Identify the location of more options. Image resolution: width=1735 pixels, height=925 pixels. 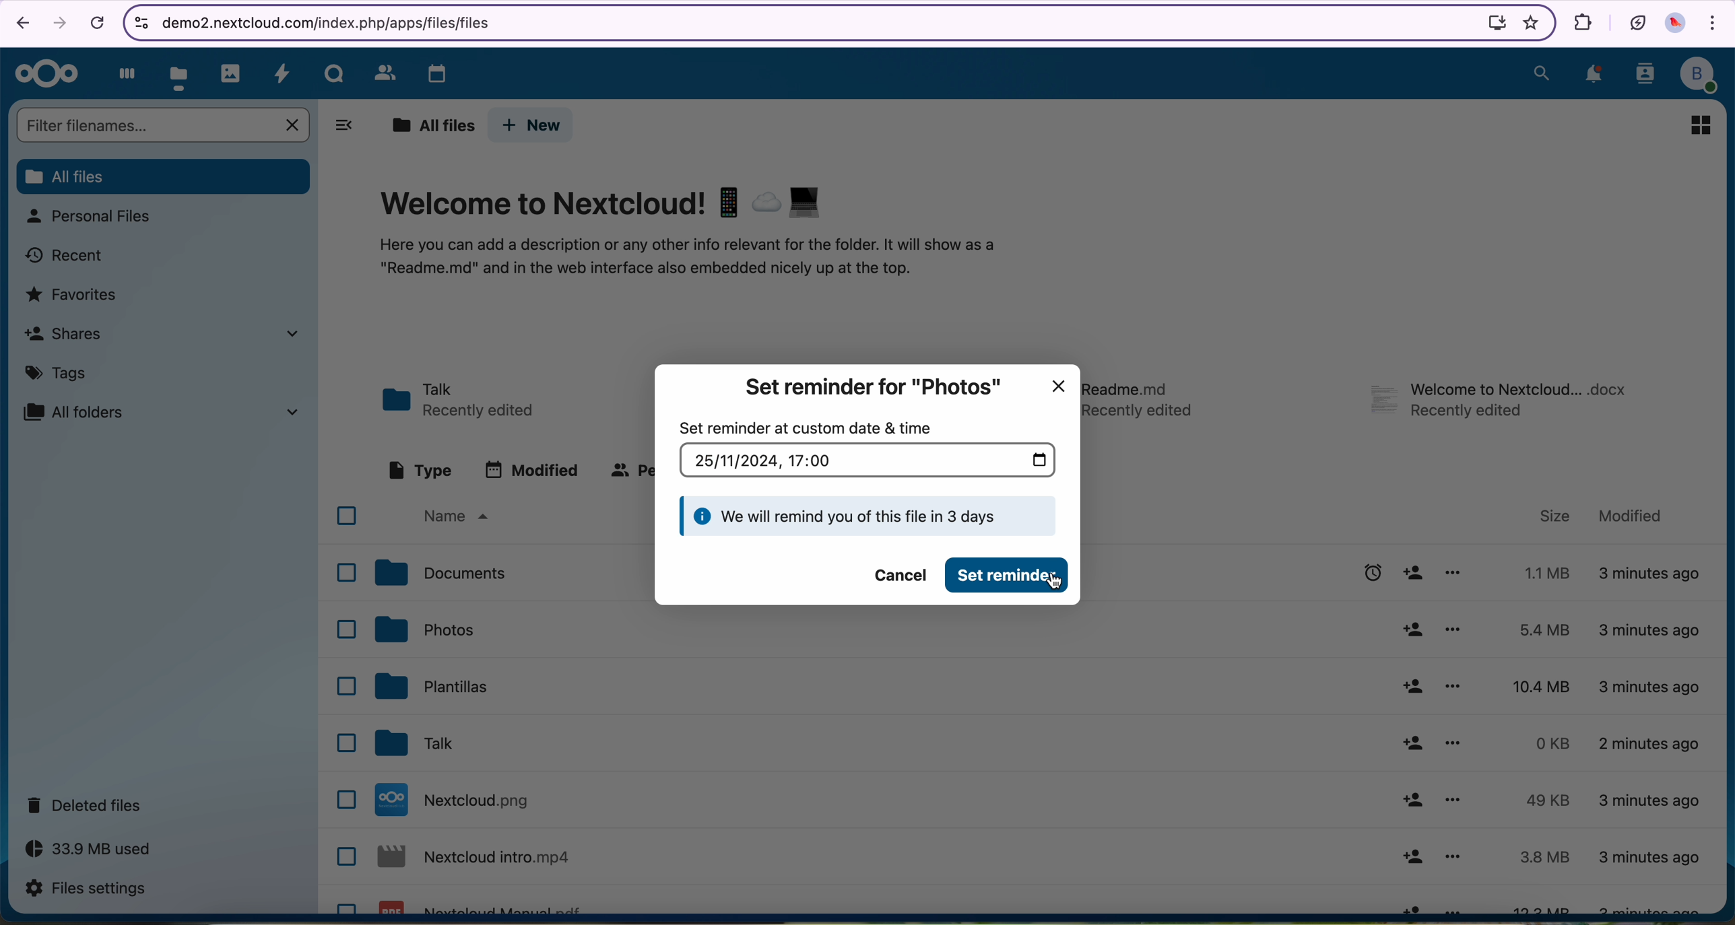
(1453, 573).